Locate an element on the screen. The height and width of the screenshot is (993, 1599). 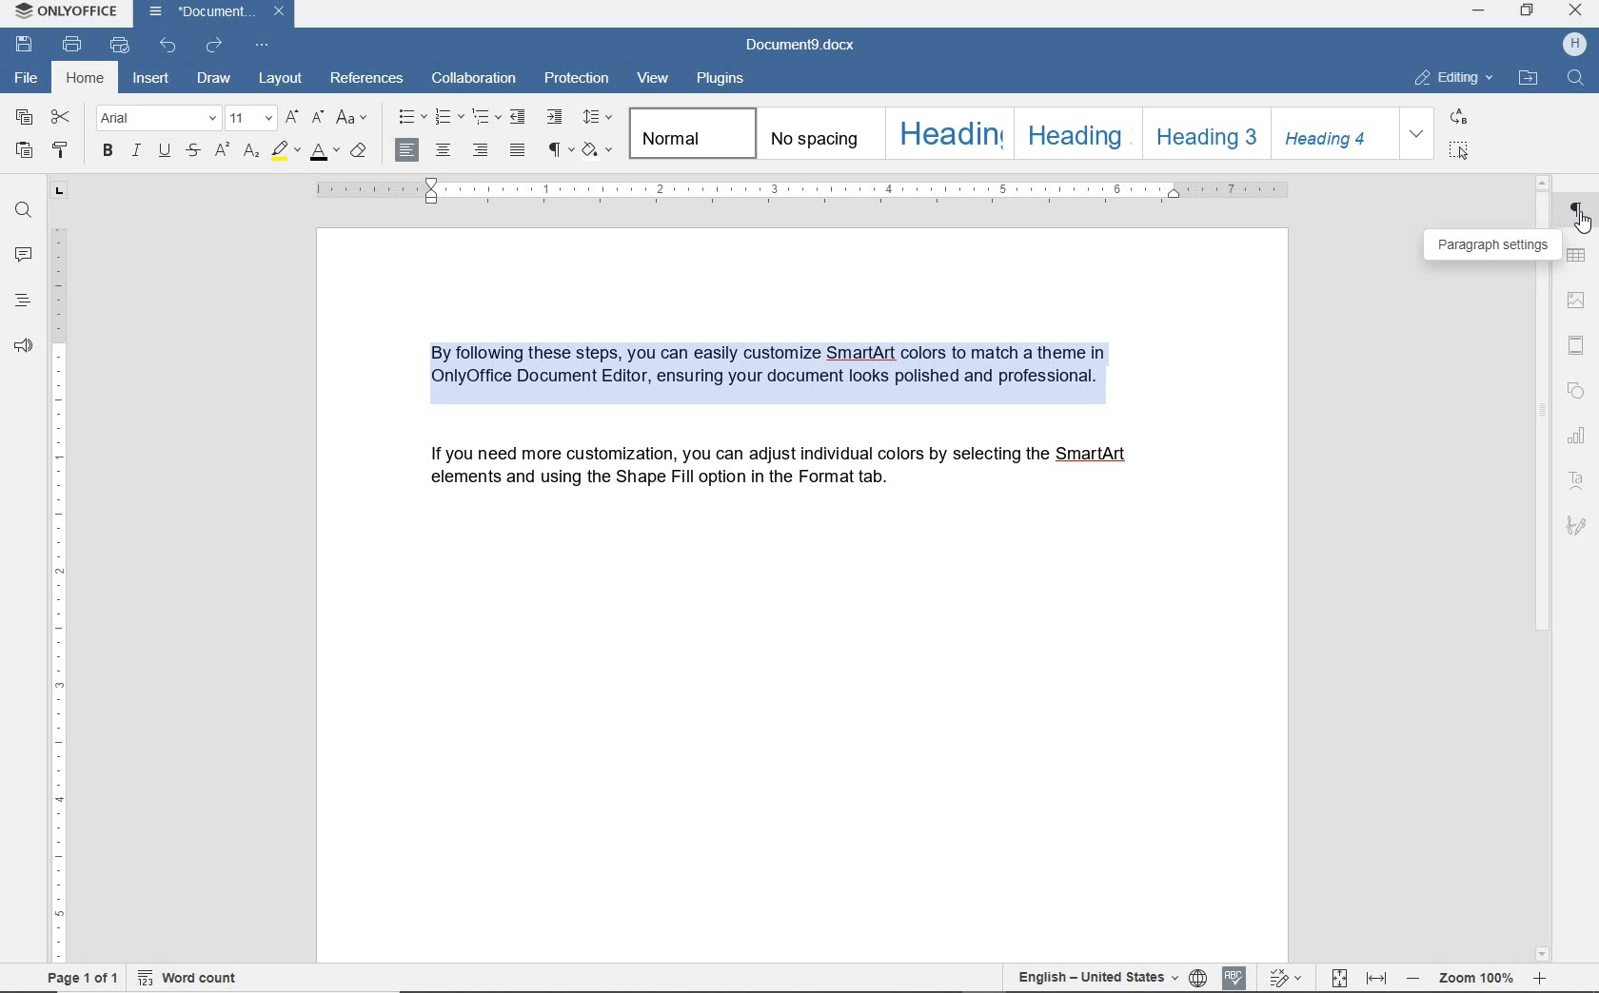
headings is located at coordinates (23, 302).